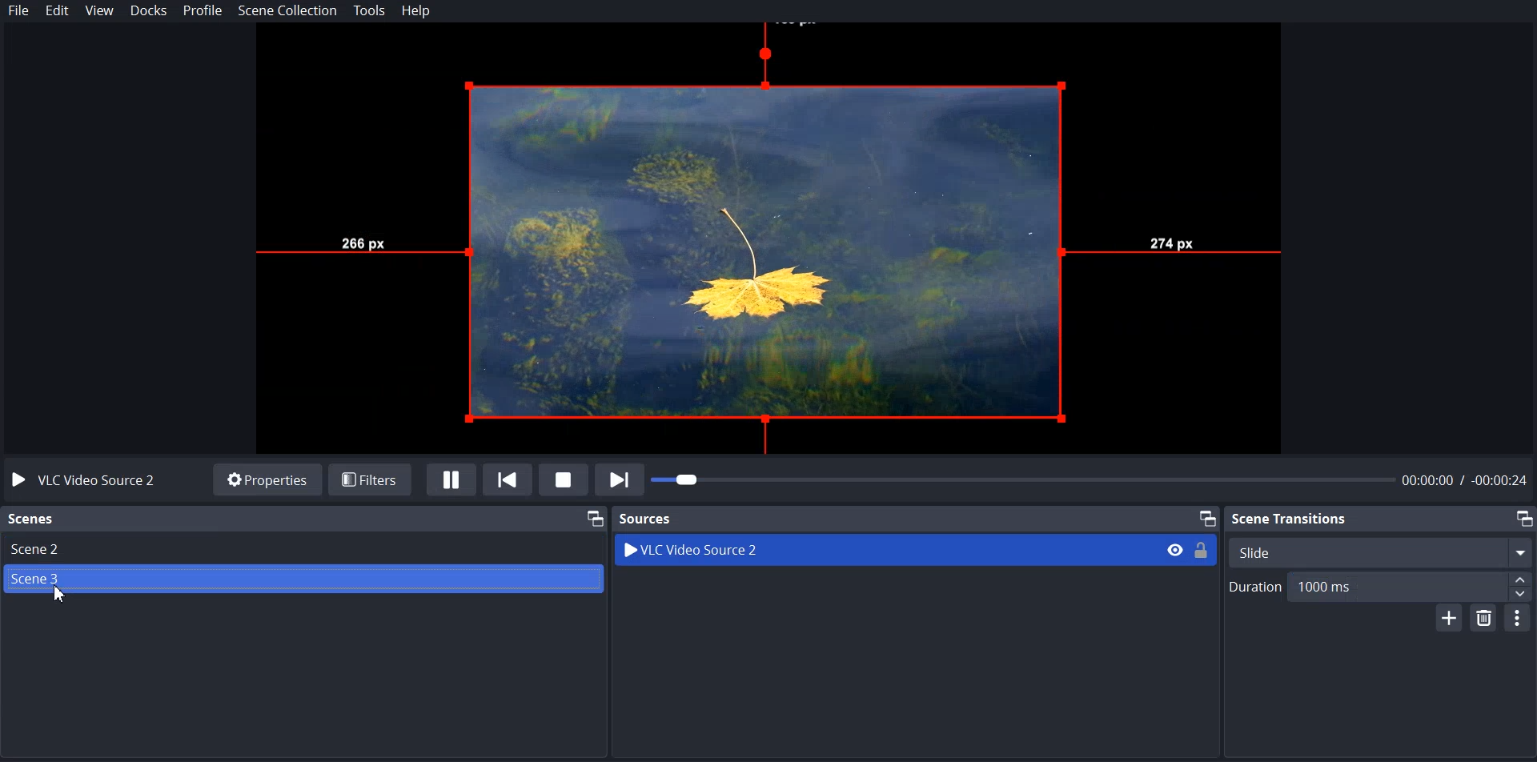  I want to click on Help, so click(415, 12).